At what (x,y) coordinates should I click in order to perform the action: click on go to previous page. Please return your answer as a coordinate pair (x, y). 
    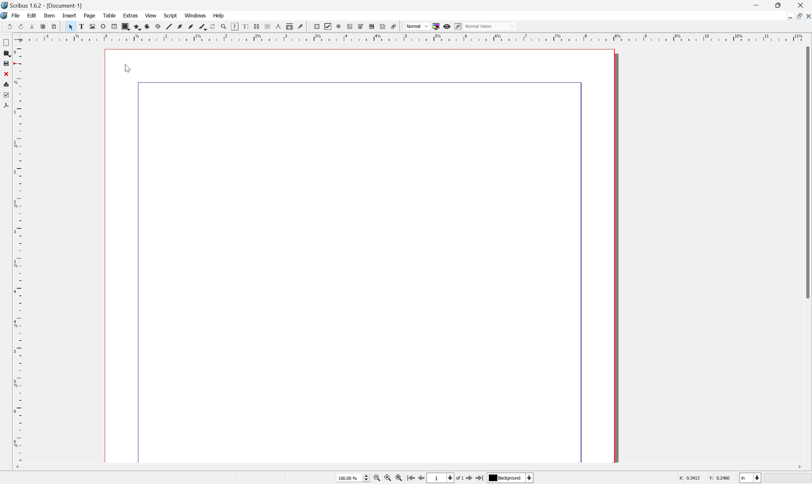
    Looking at the image, I should click on (420, 479).